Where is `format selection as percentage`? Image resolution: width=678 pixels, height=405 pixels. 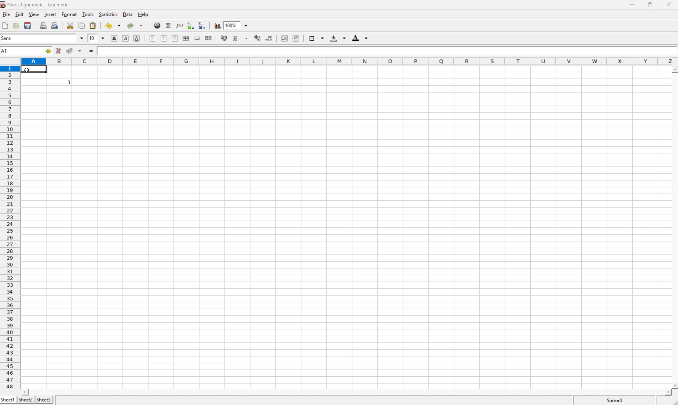 format selection as percentage is located at coordinates (236, 38).